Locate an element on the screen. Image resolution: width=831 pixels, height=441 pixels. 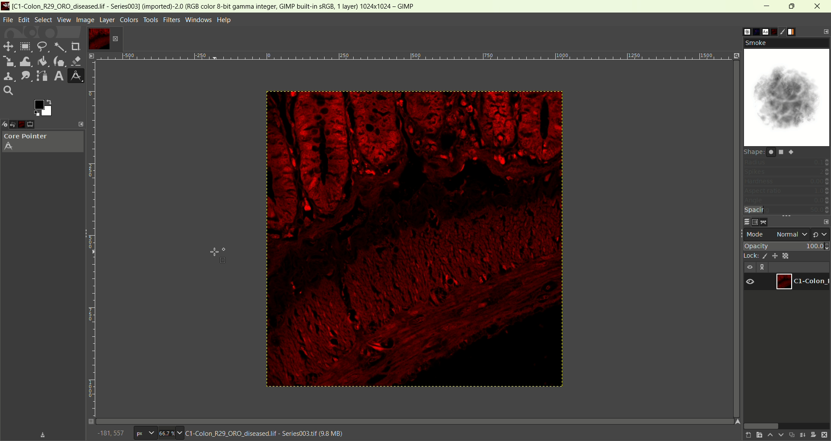
color bucket is located at coordinates (42, 61).